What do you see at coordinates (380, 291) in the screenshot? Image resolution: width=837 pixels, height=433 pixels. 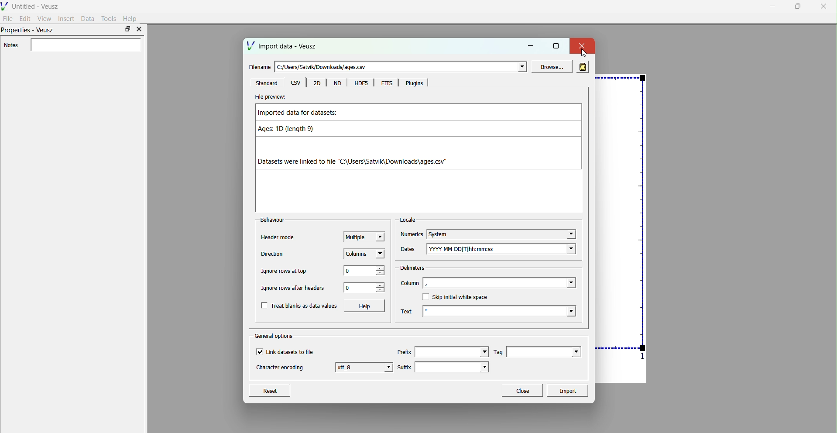 I see `decrease` at bounding box center [380, 291].